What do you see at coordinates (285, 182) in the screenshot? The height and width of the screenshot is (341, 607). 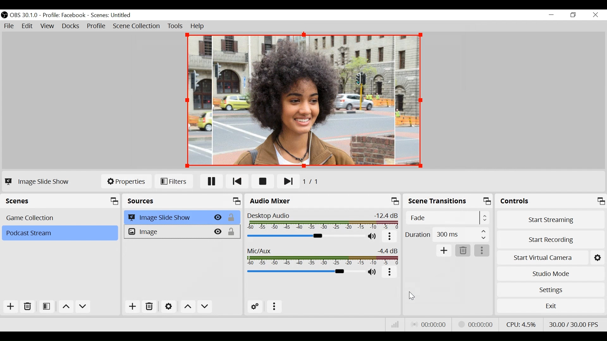 I see `Next` at bounding box center [285, 182].